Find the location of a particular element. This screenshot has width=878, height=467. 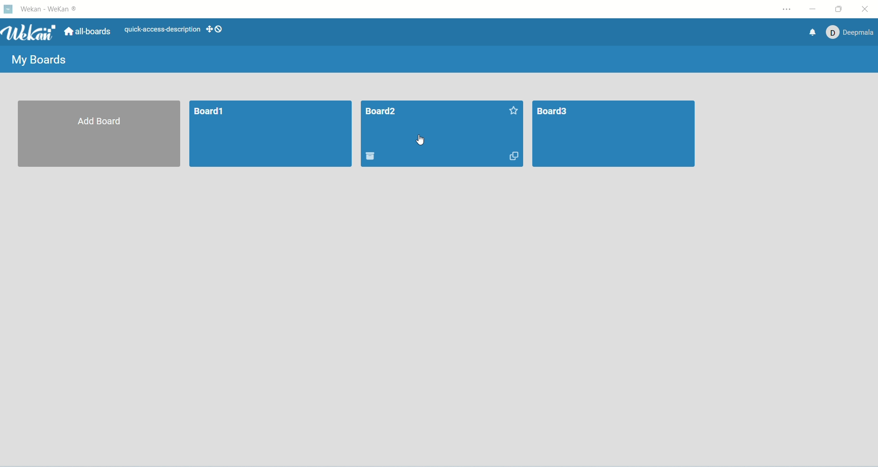

board3 is located at coordinates (552, 112).